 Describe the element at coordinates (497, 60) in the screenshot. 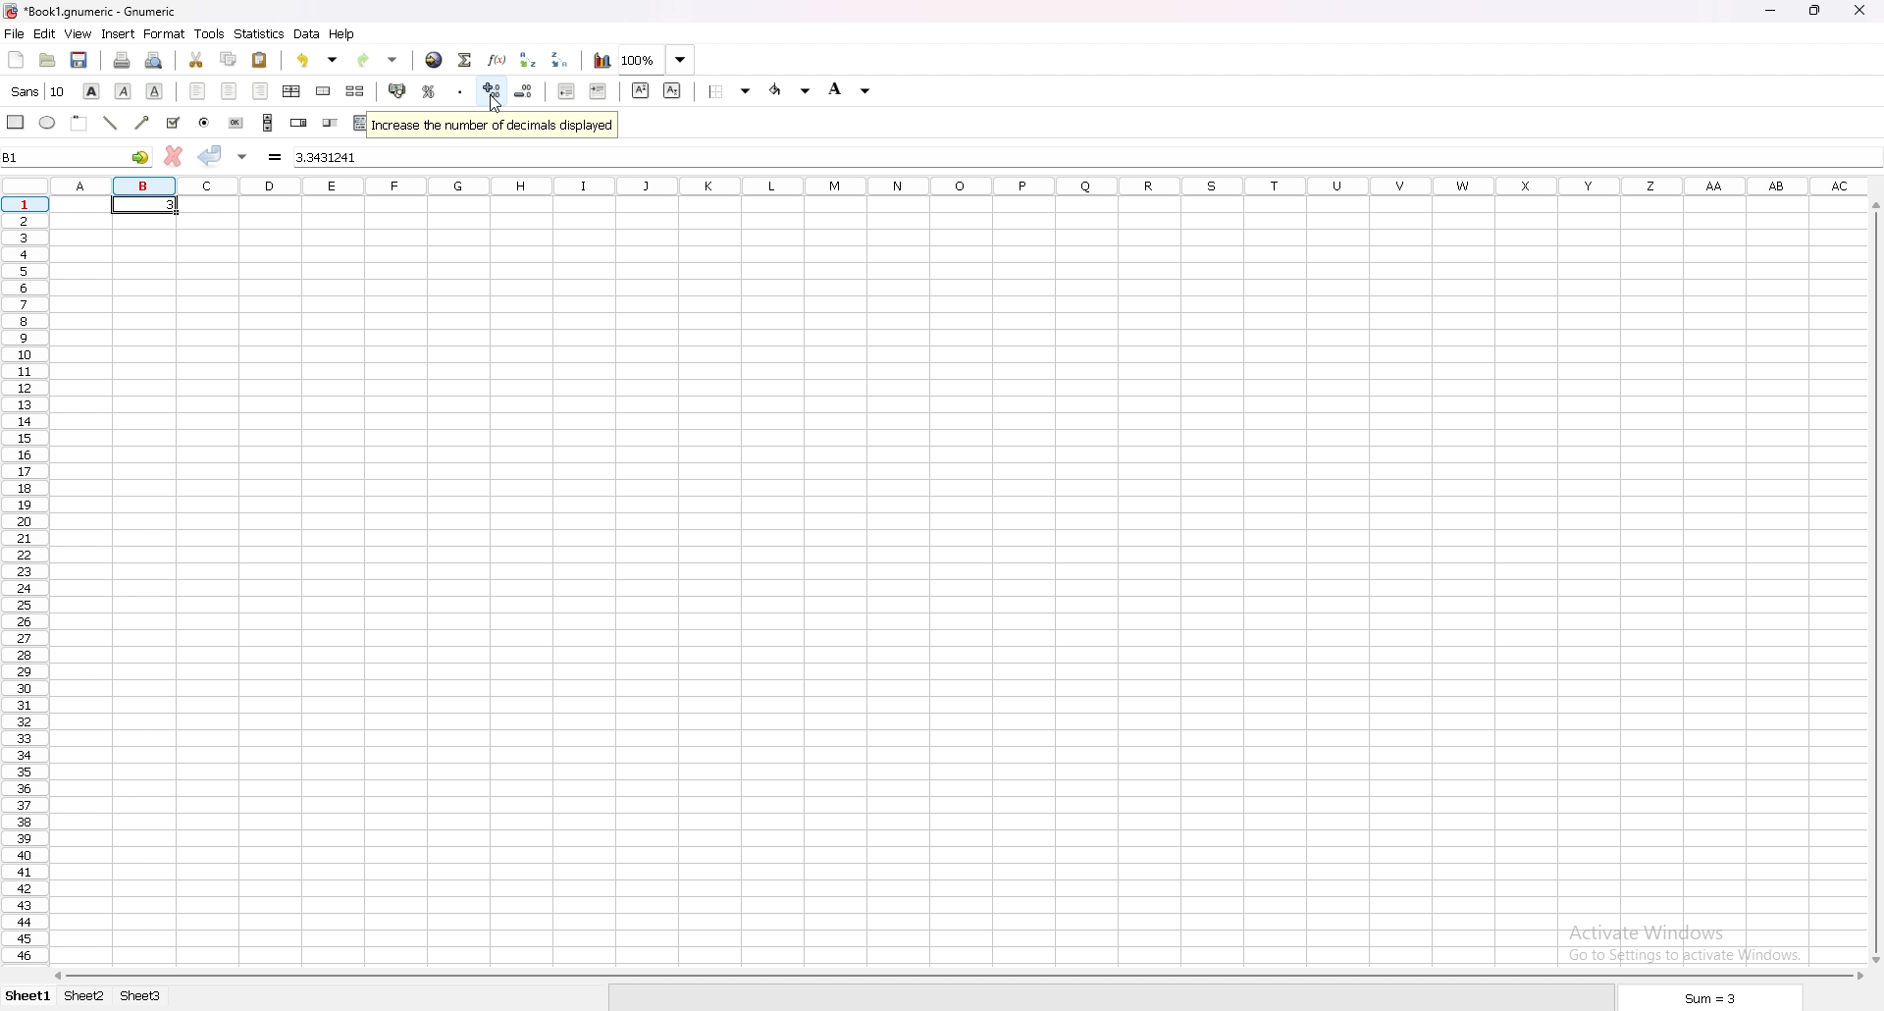

I see `functions` at that location.